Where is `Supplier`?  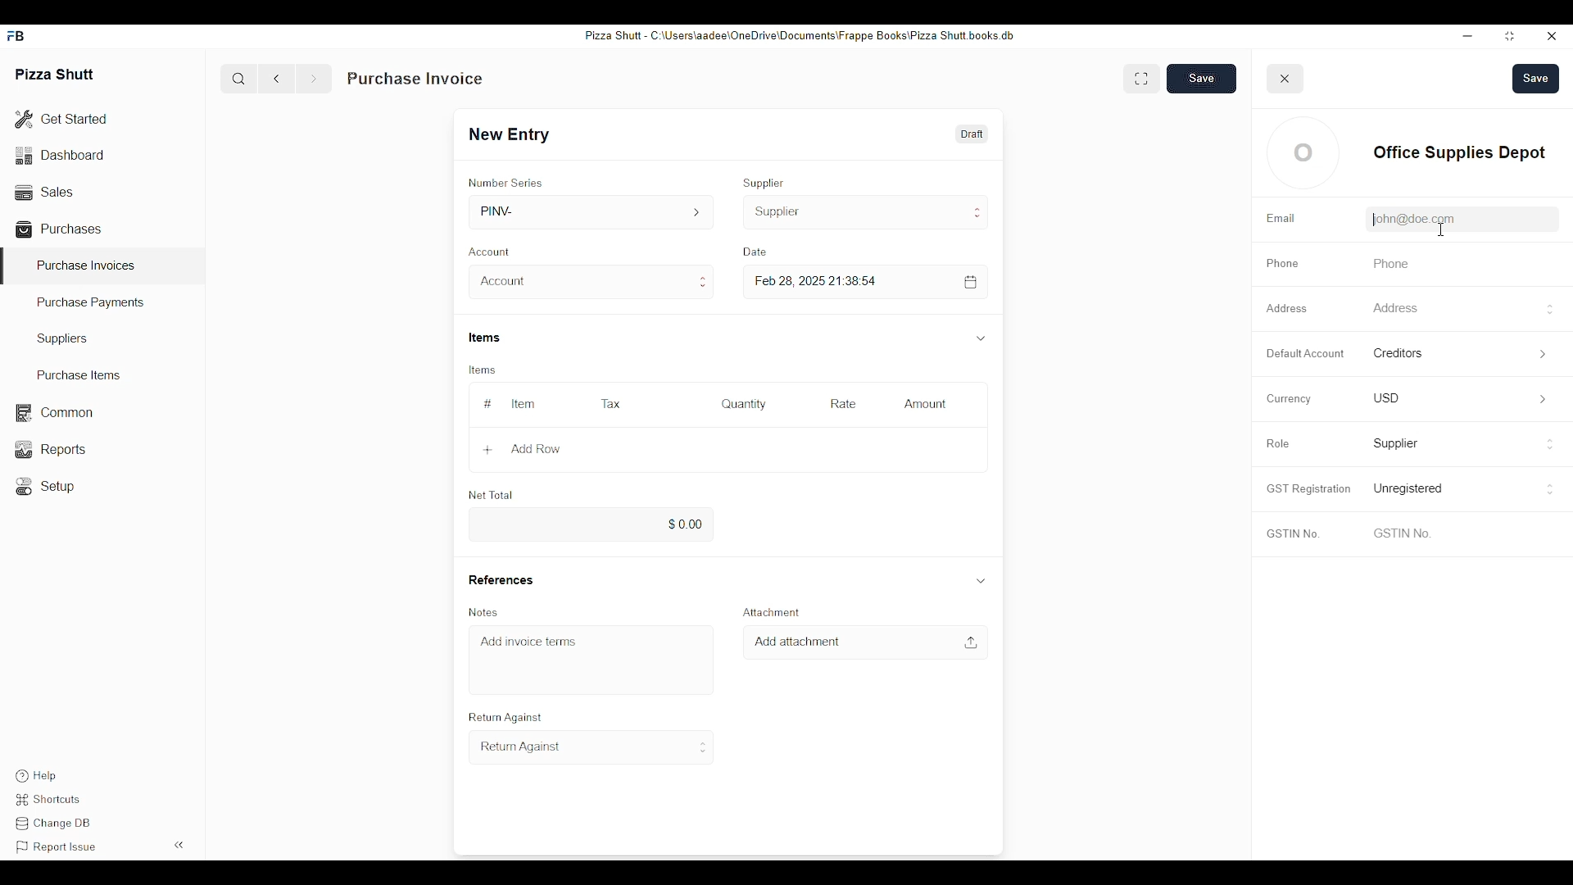
Supplier is located at coordinates (867, 212).